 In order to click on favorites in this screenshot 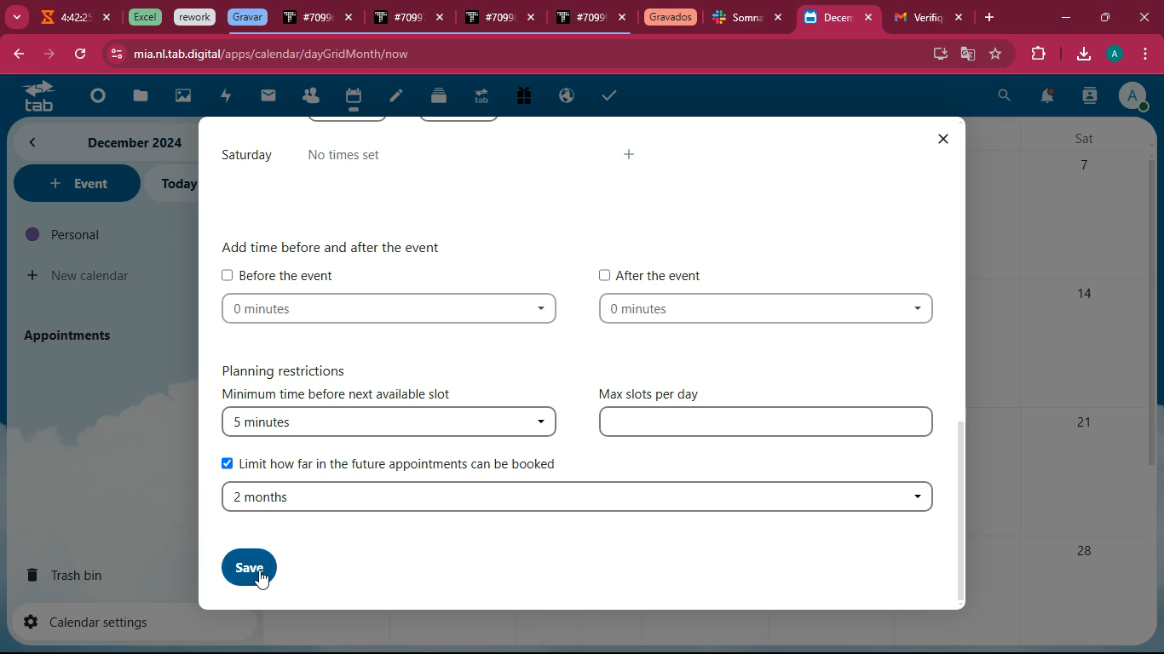, I will do `click(997, 54)`.